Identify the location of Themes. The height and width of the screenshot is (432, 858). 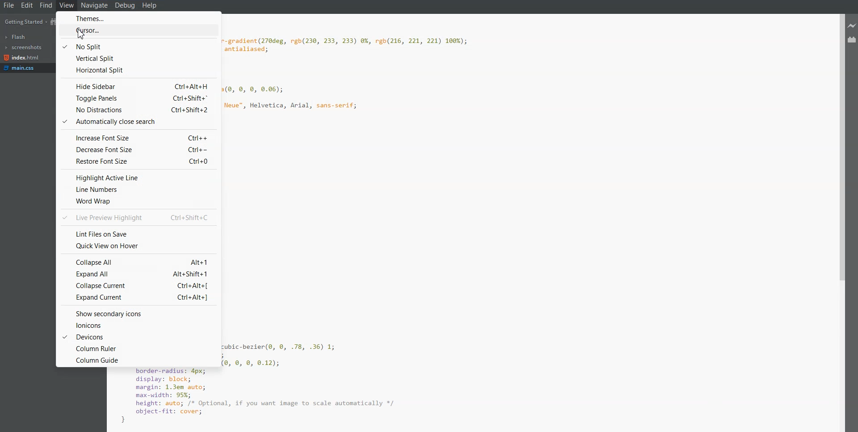
(136, 18).